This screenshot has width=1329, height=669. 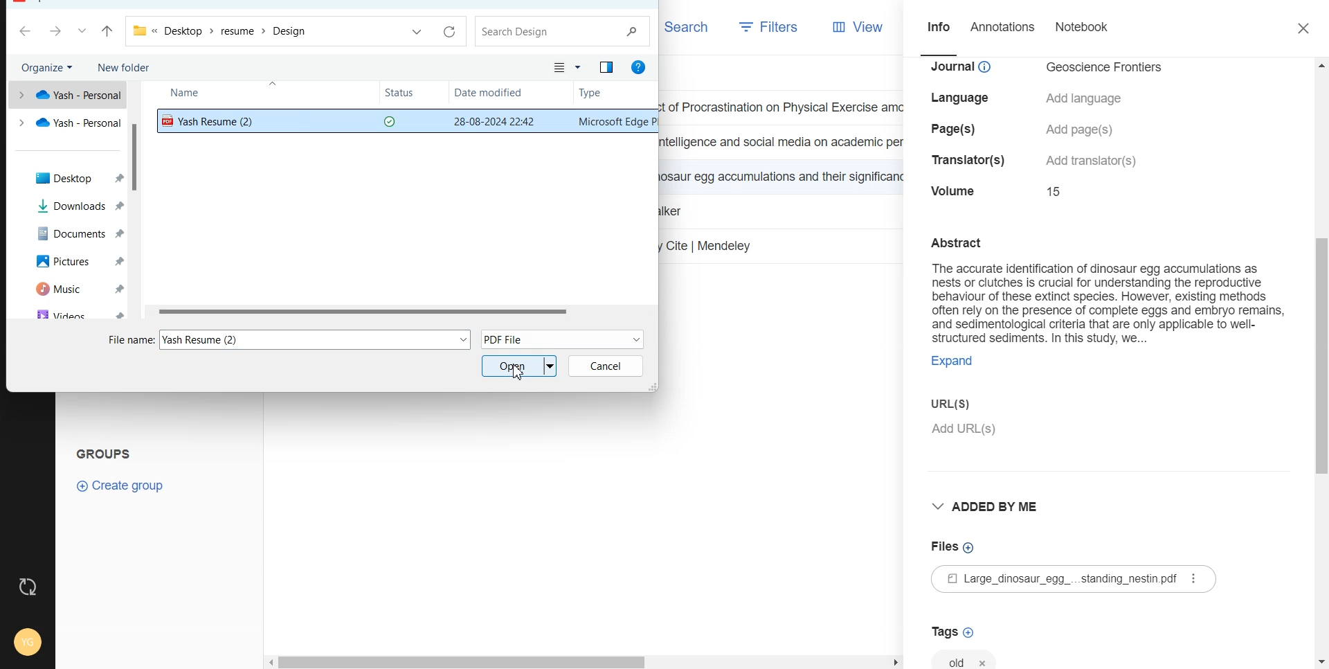 What do you see at coordinates (68, 232) in the screenshot?
I see `Documents` at bounding box center [68, 232].